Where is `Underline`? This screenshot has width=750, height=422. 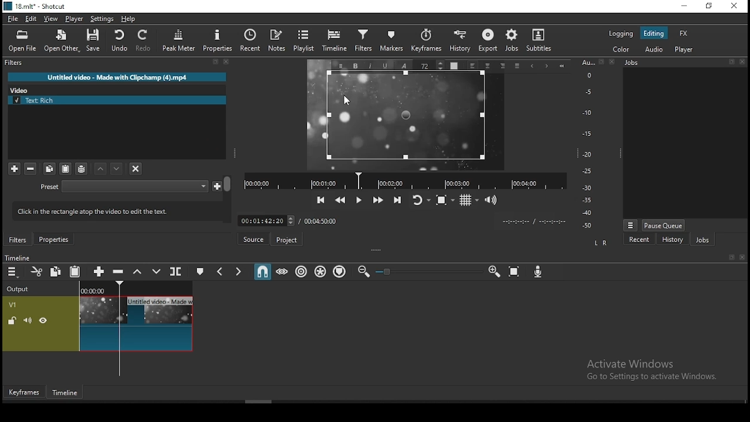
Underline is located at coordinates (385, 66).